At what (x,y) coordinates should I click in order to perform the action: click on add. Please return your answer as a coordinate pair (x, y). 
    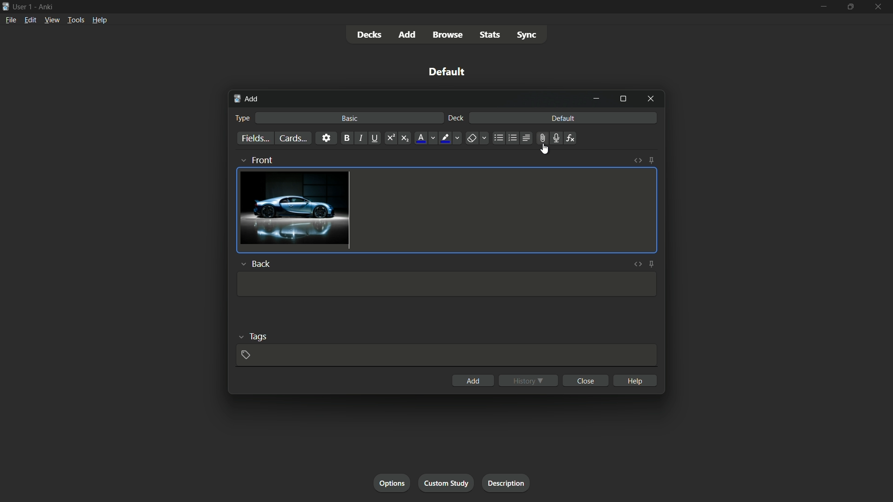
    Looking at the image, I should click on (474, 380).